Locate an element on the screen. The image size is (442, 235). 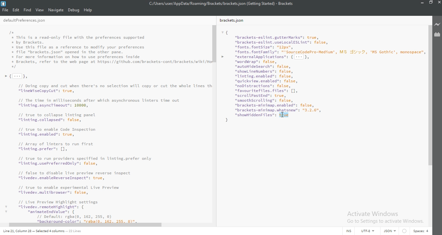
text is located at coordinates (391, 231).